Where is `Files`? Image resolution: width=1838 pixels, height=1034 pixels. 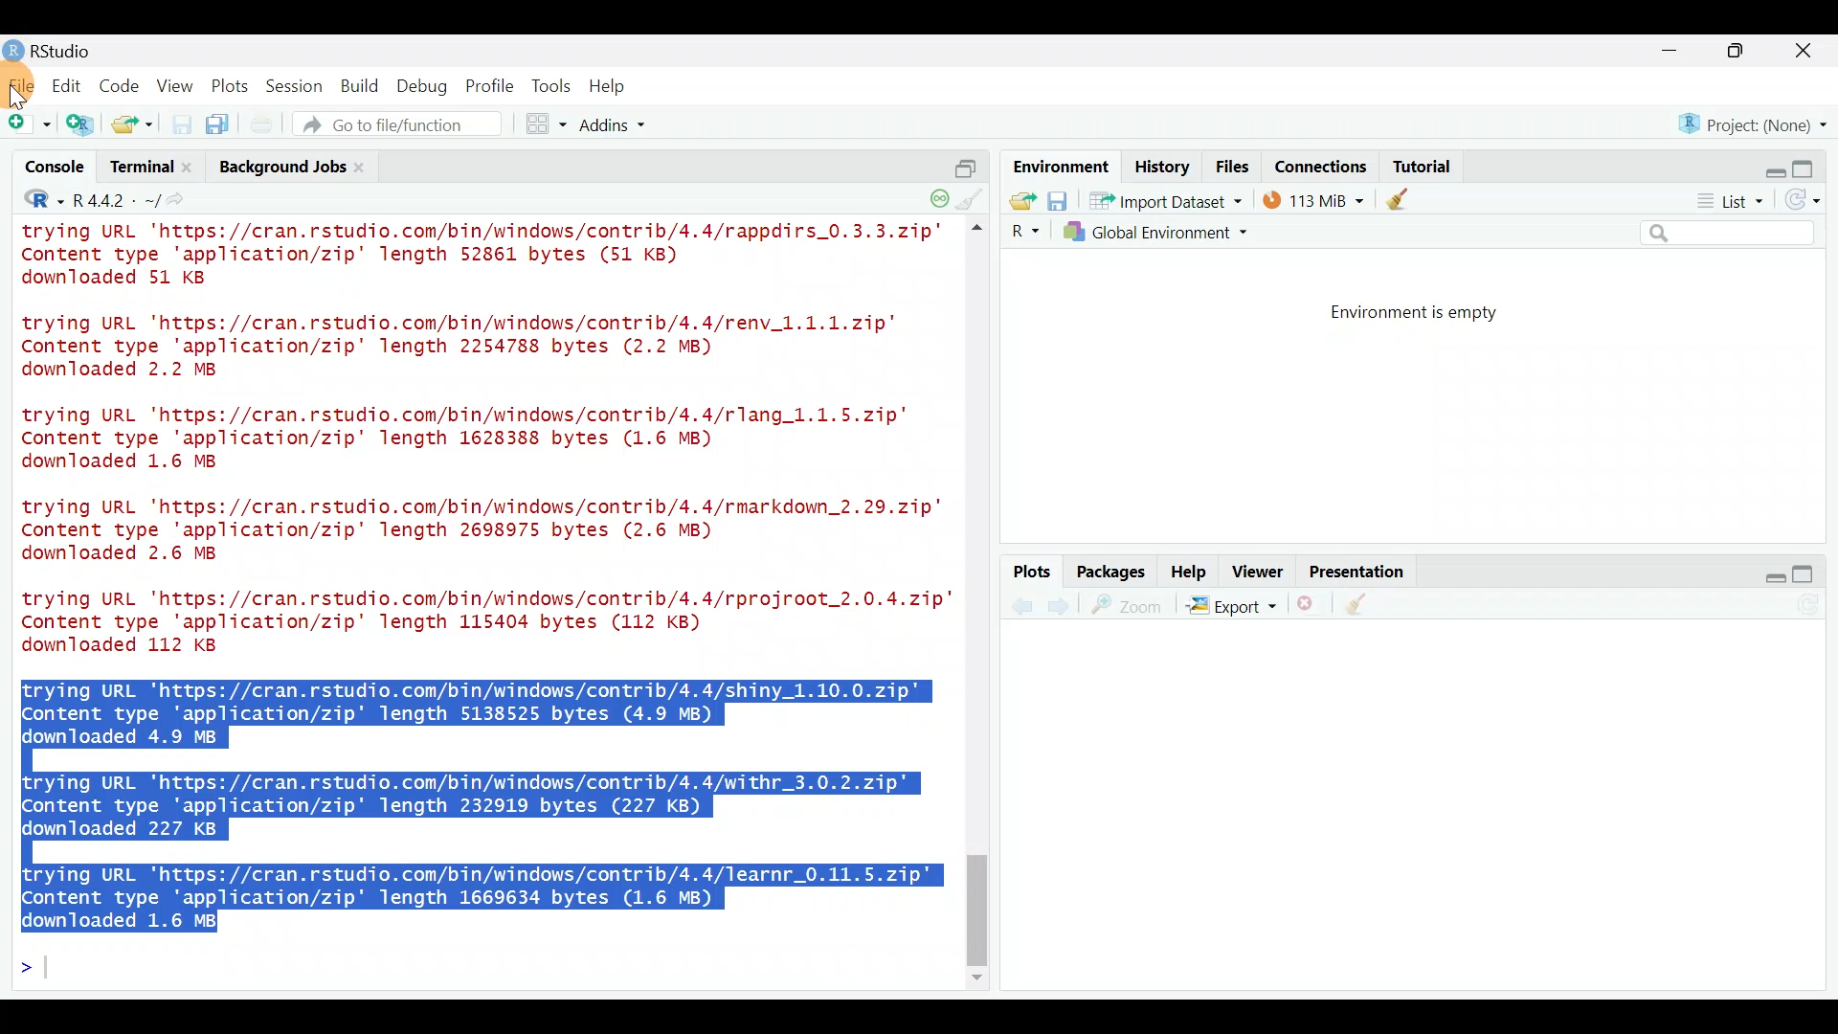 Files is located at coordinates (1233, 167).